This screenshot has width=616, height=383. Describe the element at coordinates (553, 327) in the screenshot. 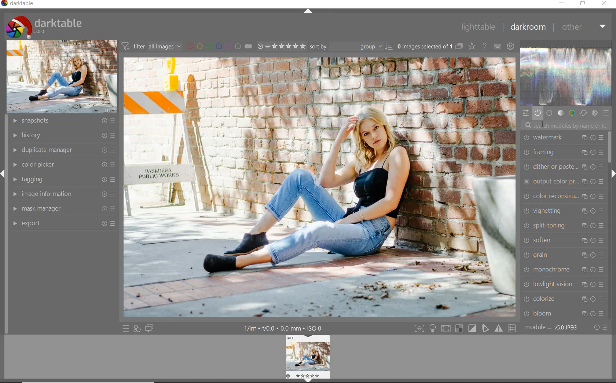

I see `module order` at that location.